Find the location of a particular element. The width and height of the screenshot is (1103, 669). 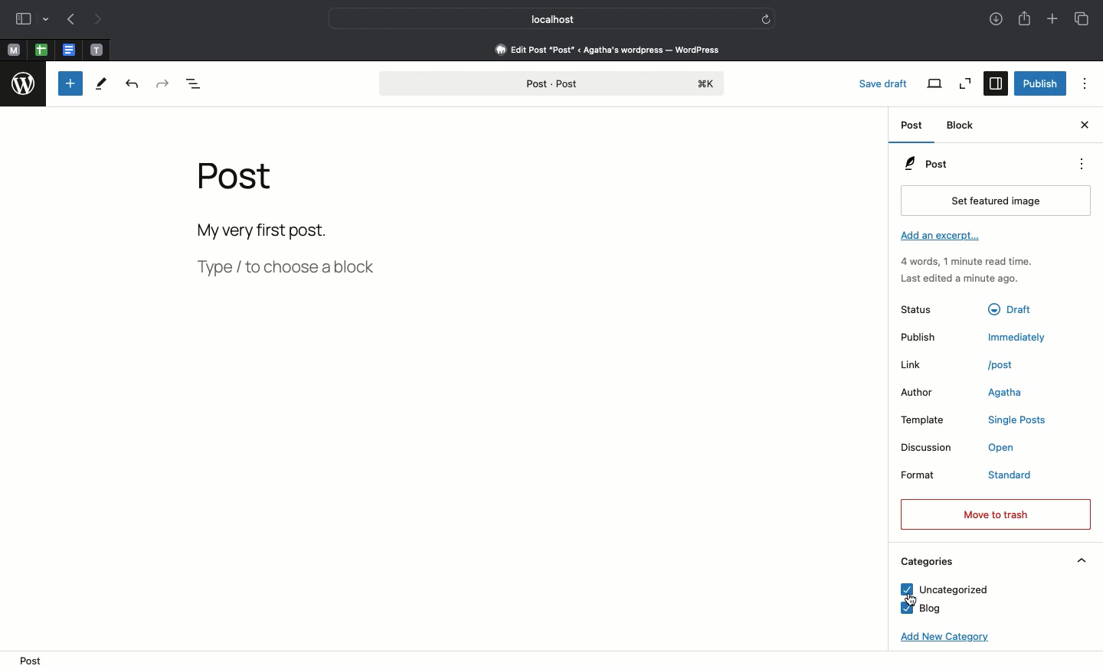

Undo is located at coordinates (132, 86).